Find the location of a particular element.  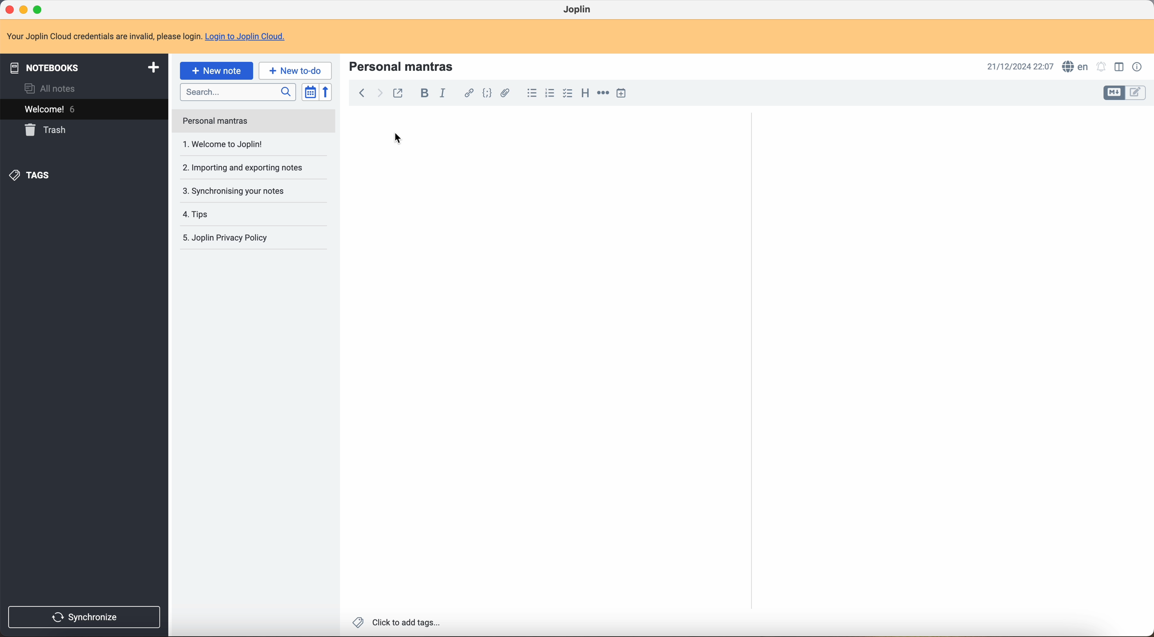

note is located at coordinates (147, 37).